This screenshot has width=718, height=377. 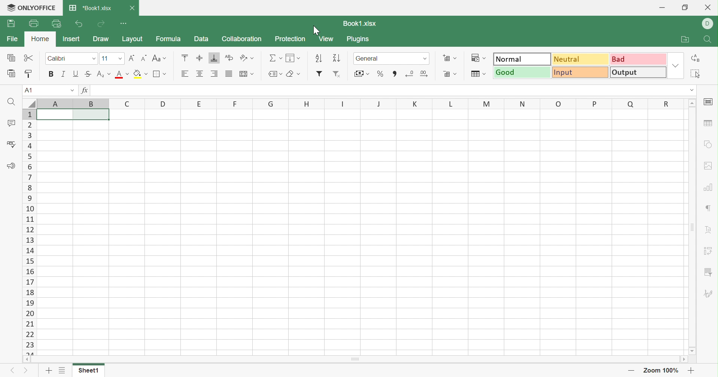 What do you see at coordinates (293, 74) in the screenshot?
I see `Clear` at bounding box center [293, 74].